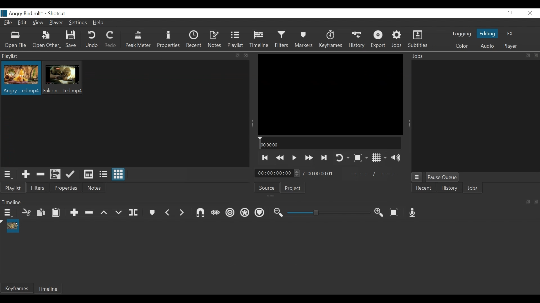 The image size is (540, 303). Describe the element at coordinates (293, 188) in the screenshot. I see `Project` at that location.